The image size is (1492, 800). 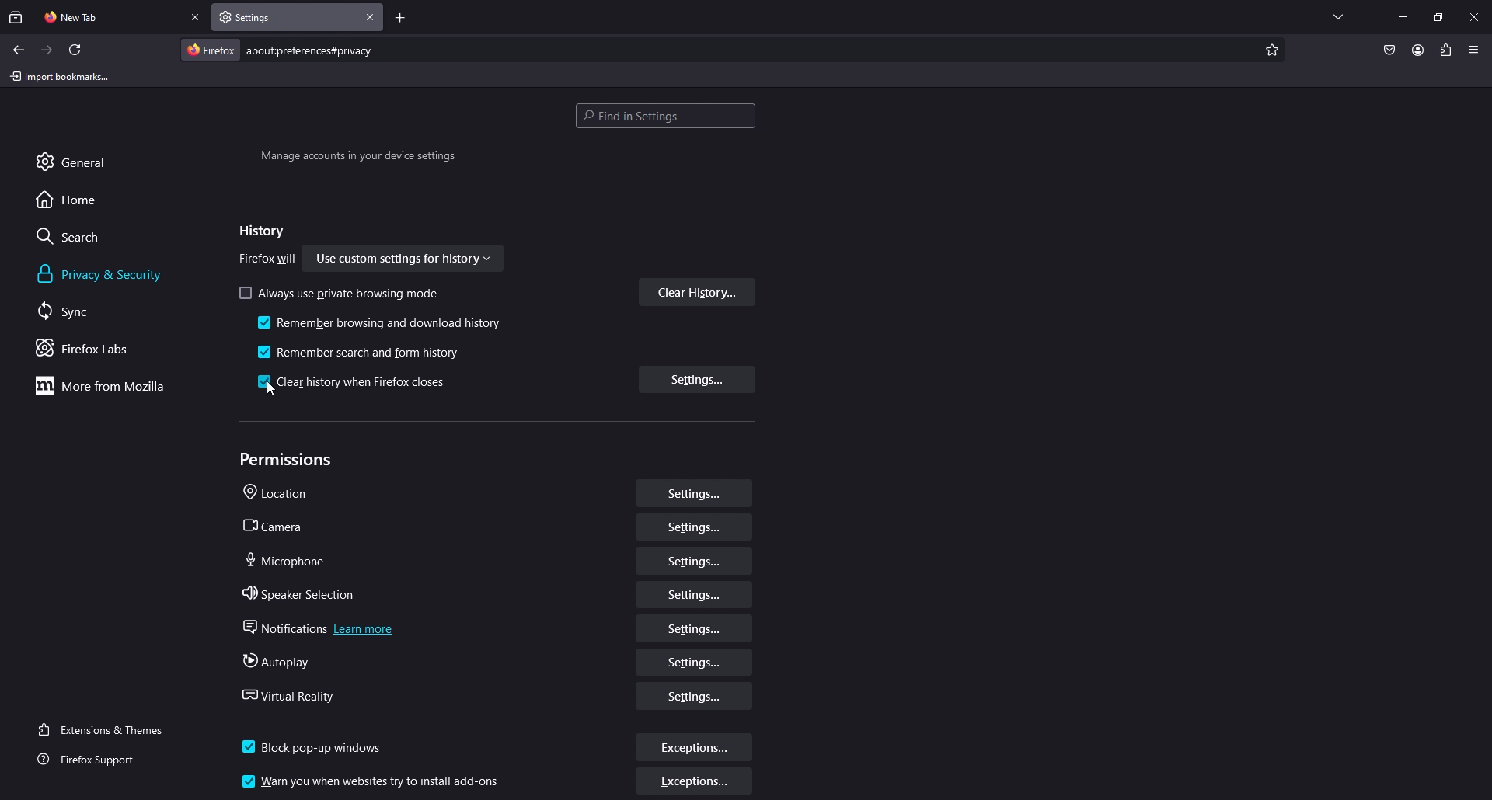 What do you see at coordinates (699, 378) in the screenshot?
I see `settings` at bounding box center [699, 378].